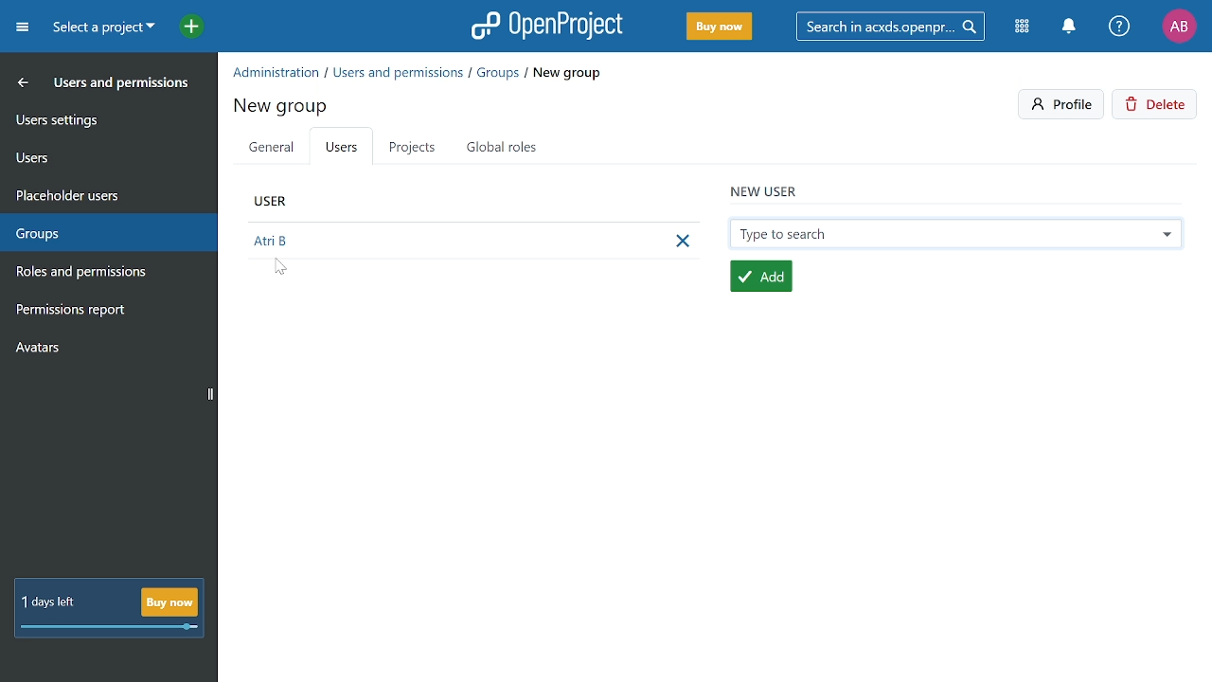 The width and height of the screenshot is (1212, 682). Describe the element at coordinates (764, 188) in the screenshot. I see `new user` at that location.